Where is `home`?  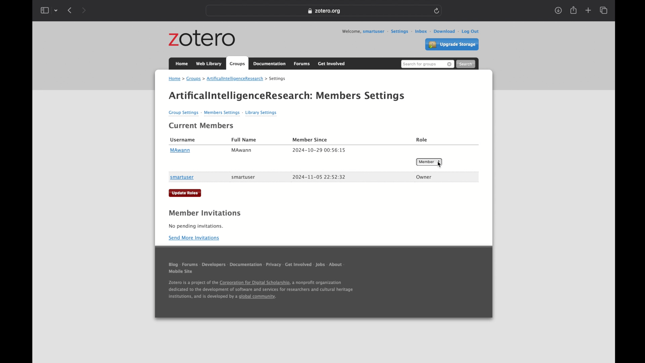
home is located at coordinates (182, 64).